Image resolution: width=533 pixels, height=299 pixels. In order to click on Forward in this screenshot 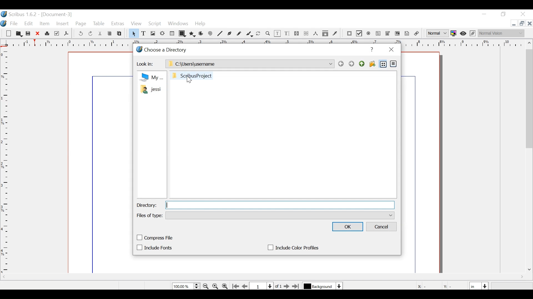, I will do `click(352, 64)`.